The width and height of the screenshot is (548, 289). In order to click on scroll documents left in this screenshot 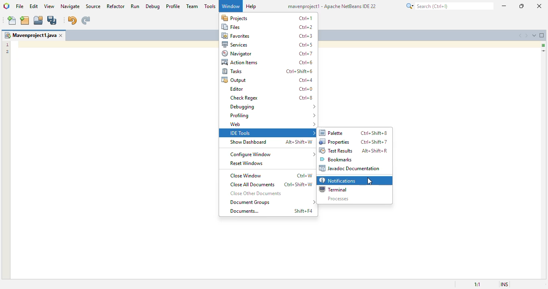, I will do `click(520, 35)`.